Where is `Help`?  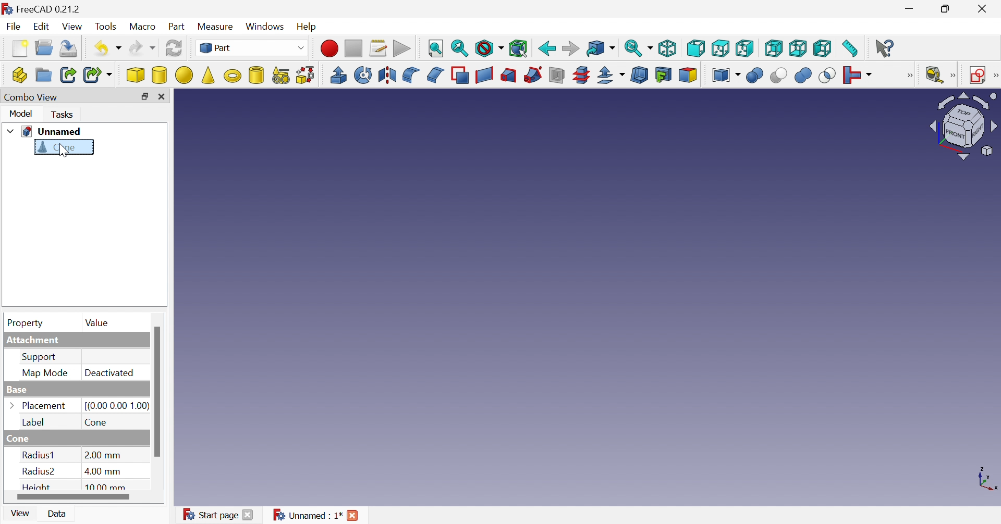 Help is located at coordinates (308, 27).